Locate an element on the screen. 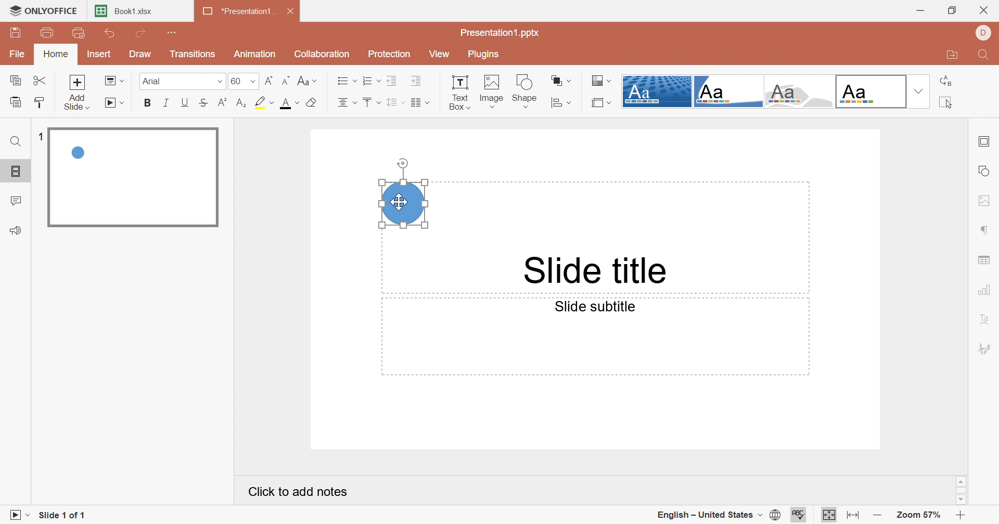  Text box is located at coordinates (459, 92).